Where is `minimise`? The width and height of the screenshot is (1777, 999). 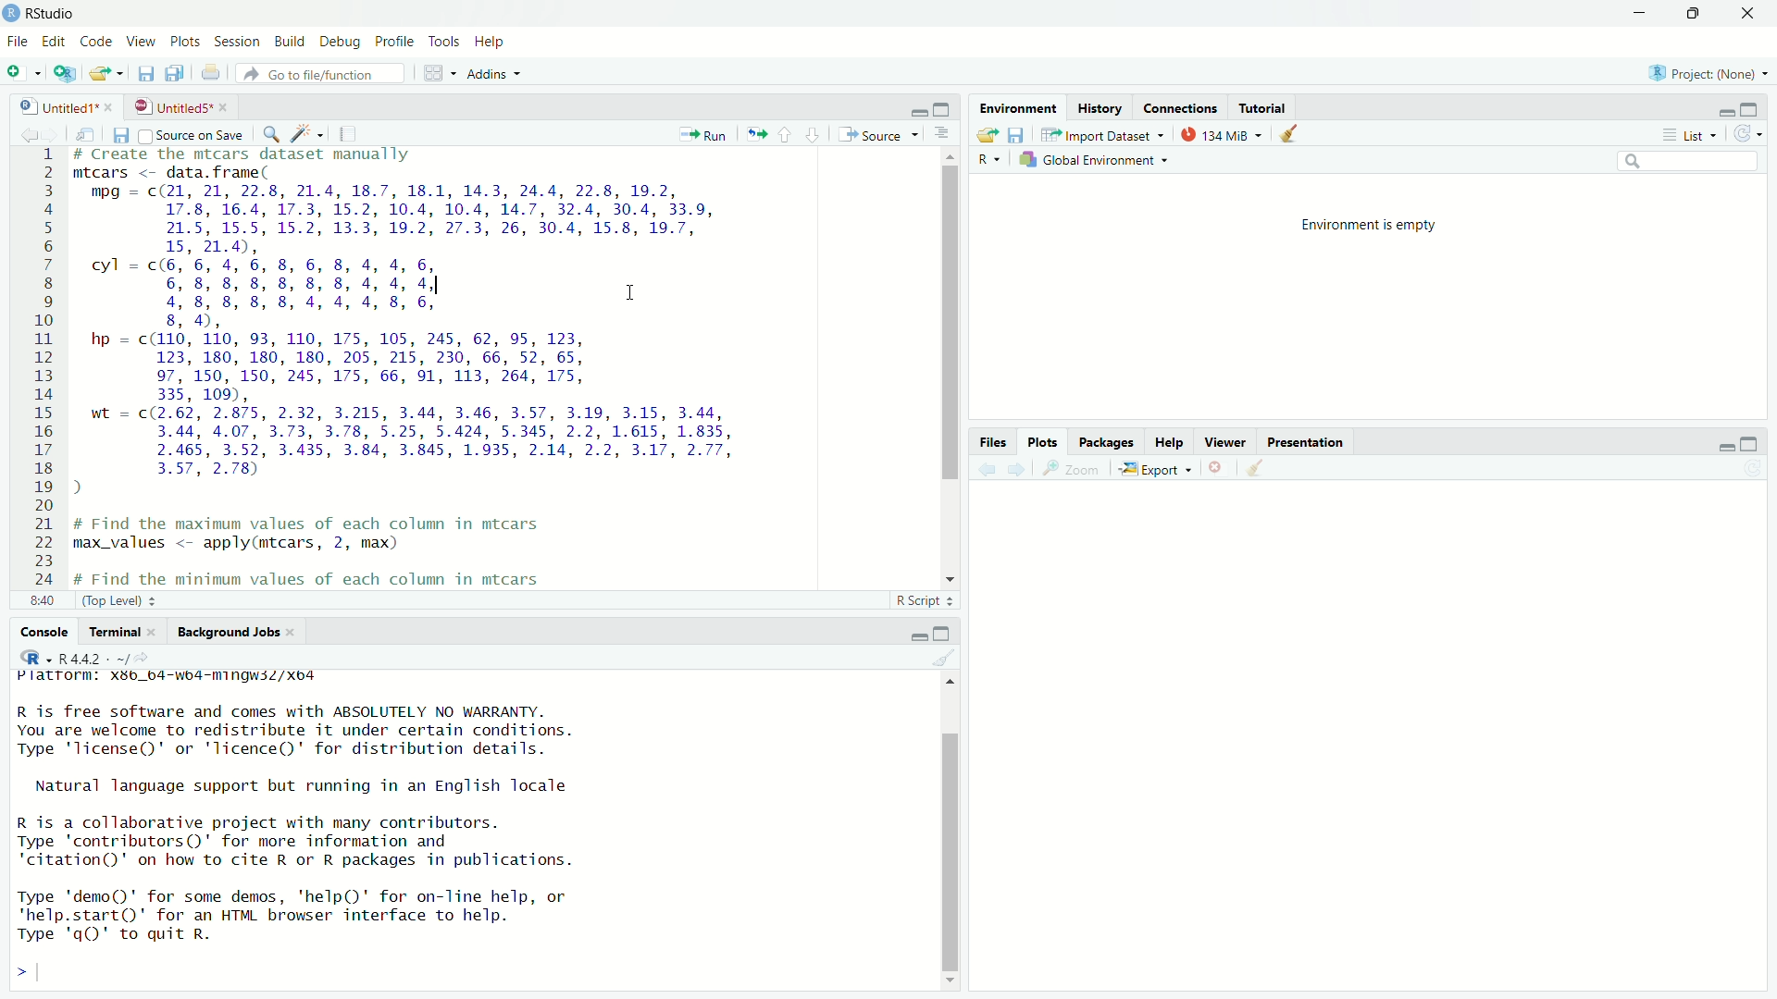 minimise is located at coordinates (908, 633).